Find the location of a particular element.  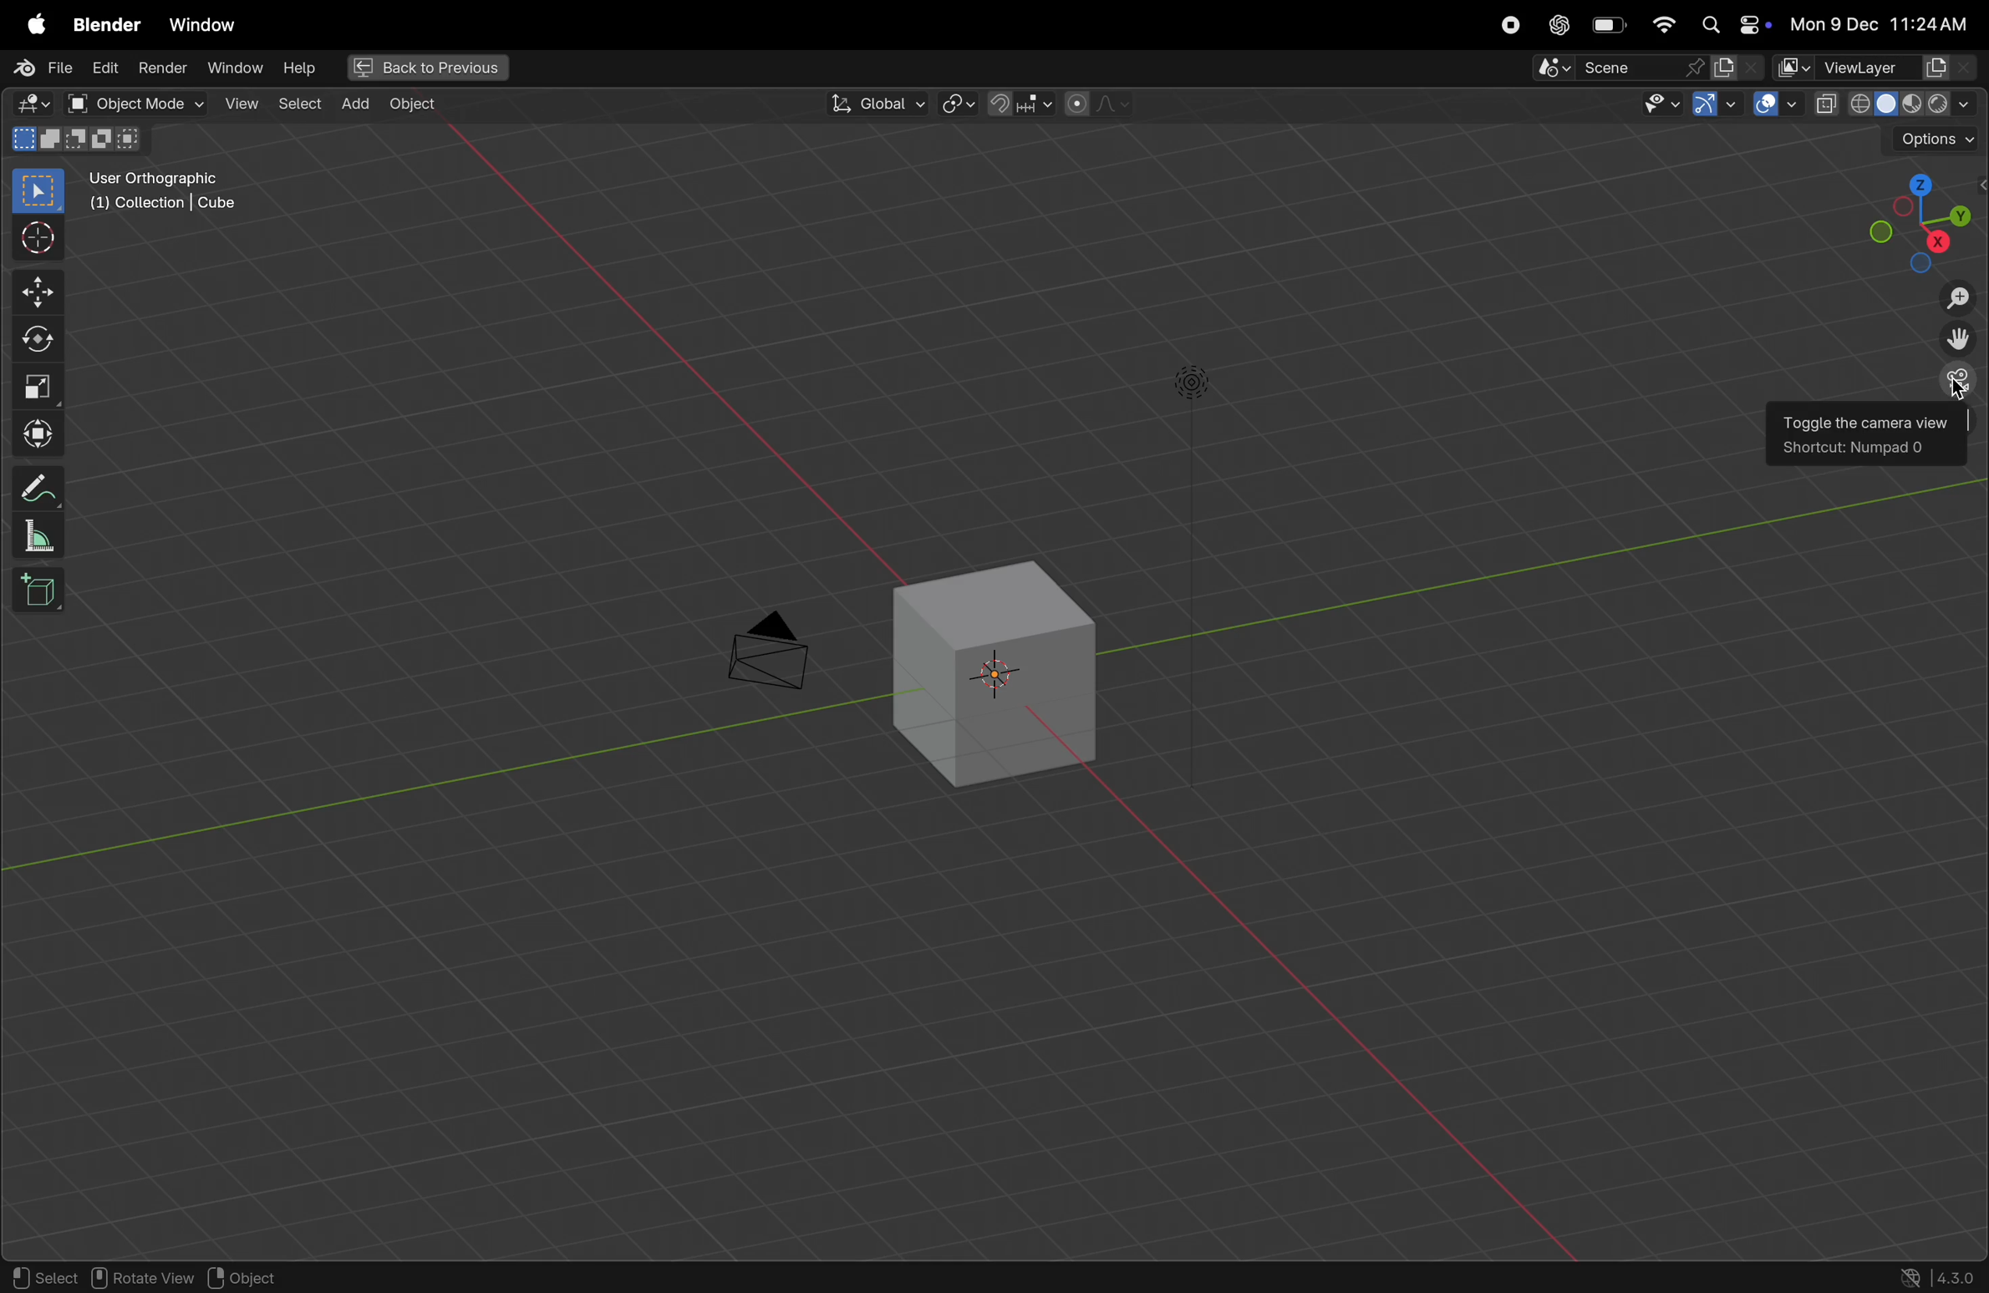

lights is located at coordinates (1196, 385).